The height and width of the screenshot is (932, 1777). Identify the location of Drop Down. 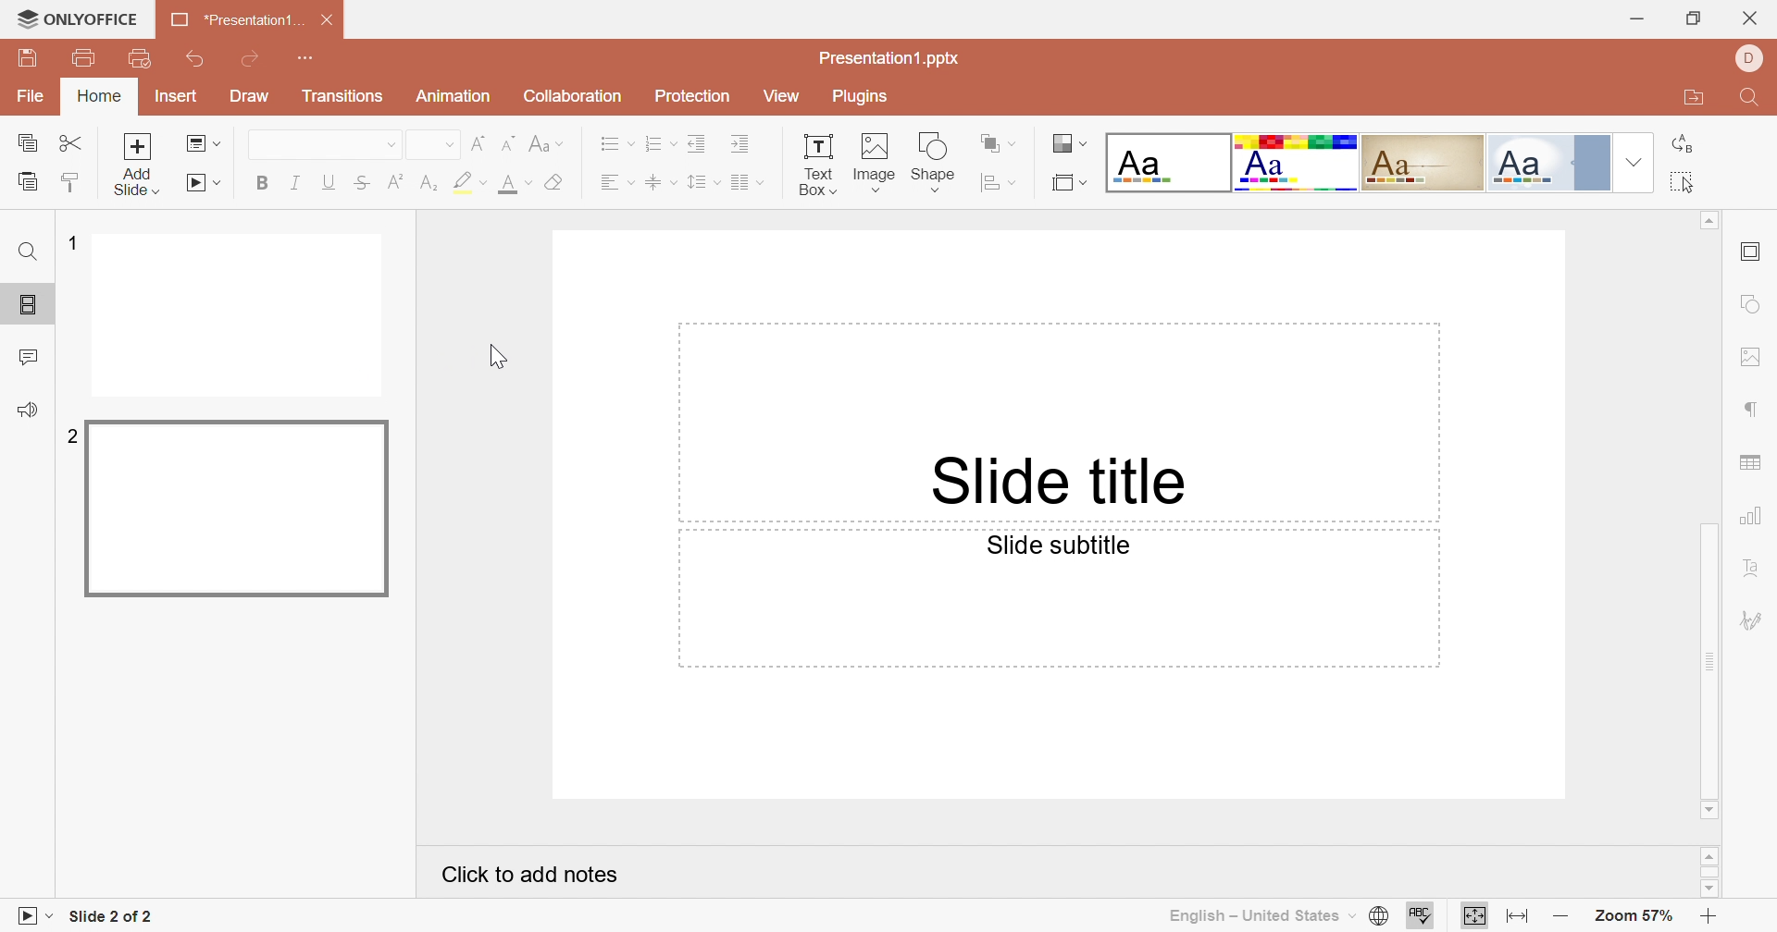
(219, 143).